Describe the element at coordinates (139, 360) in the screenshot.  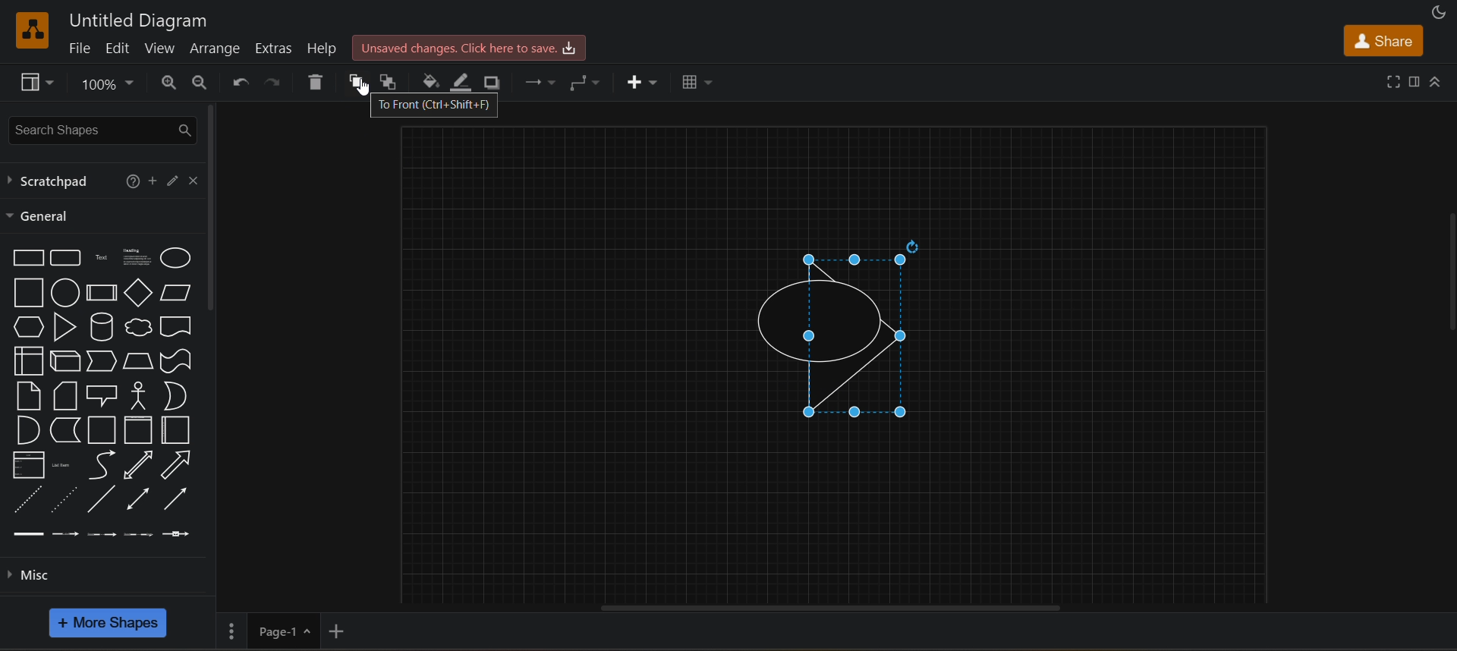
I see `trapezoid` at that location.